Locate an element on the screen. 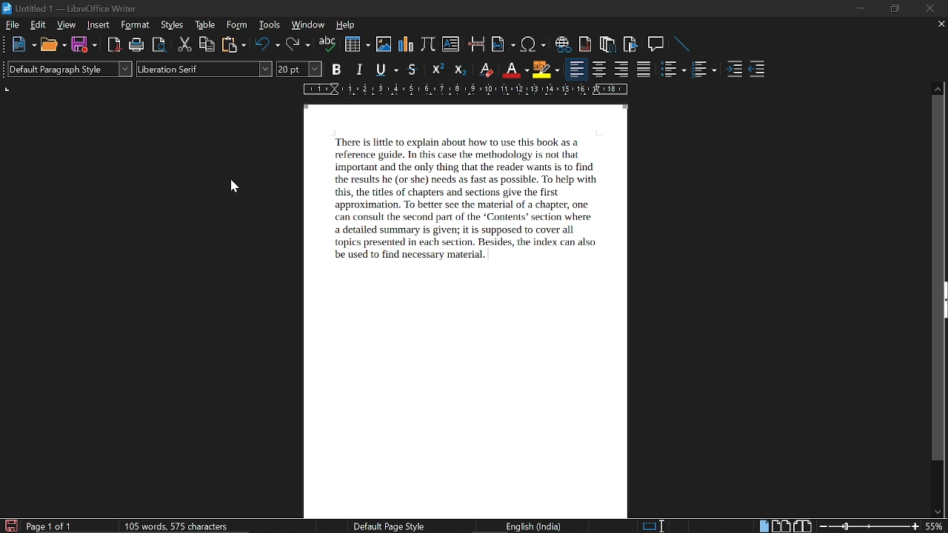  cut is located at coordinates (185, 45).